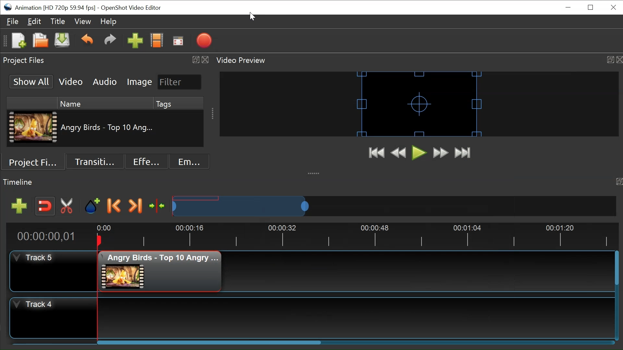  I want to click on File, so click(13, 21).